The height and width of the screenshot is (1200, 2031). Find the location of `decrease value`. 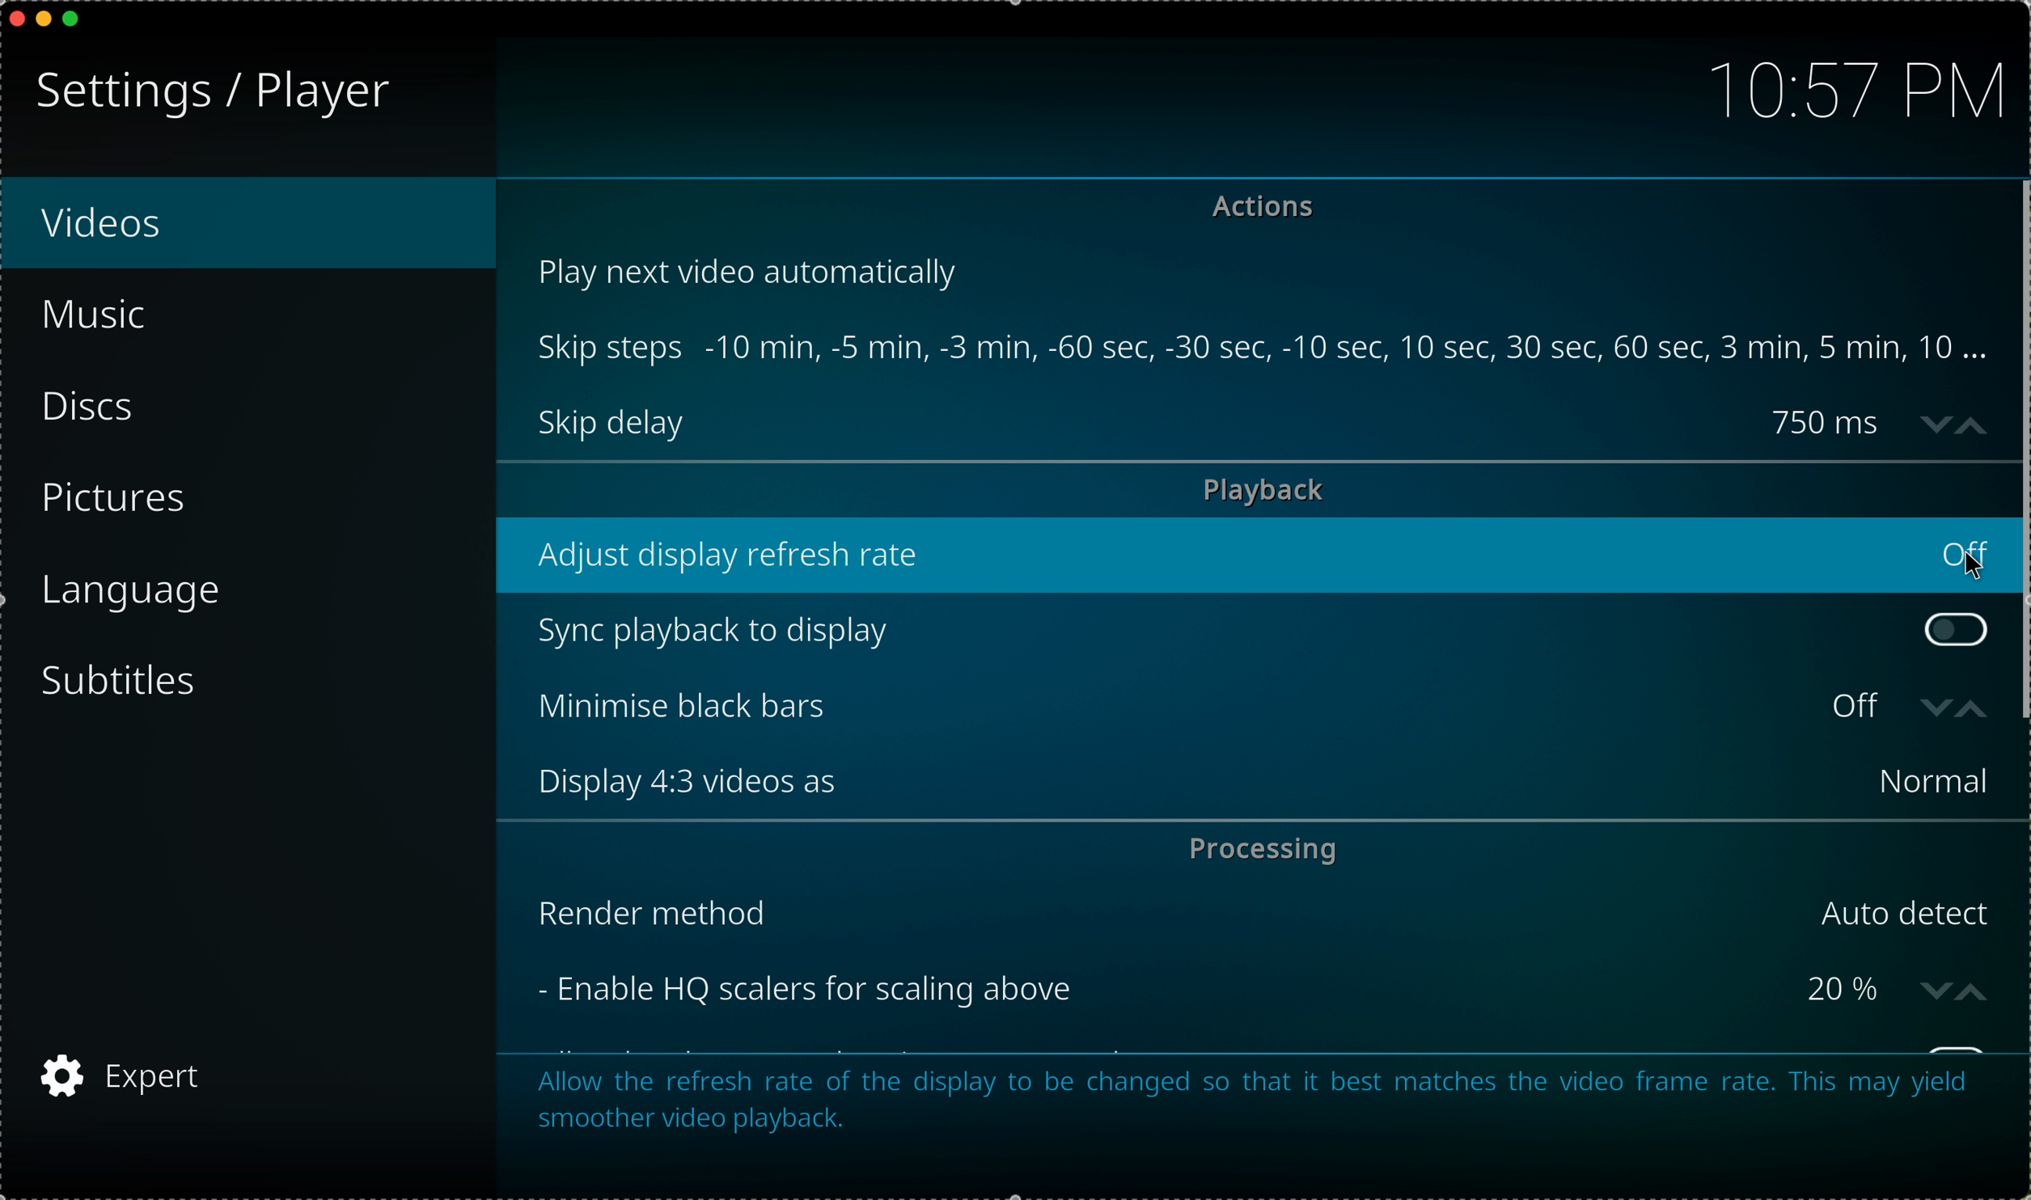

decrease value is located at coordinates (1934, 701).